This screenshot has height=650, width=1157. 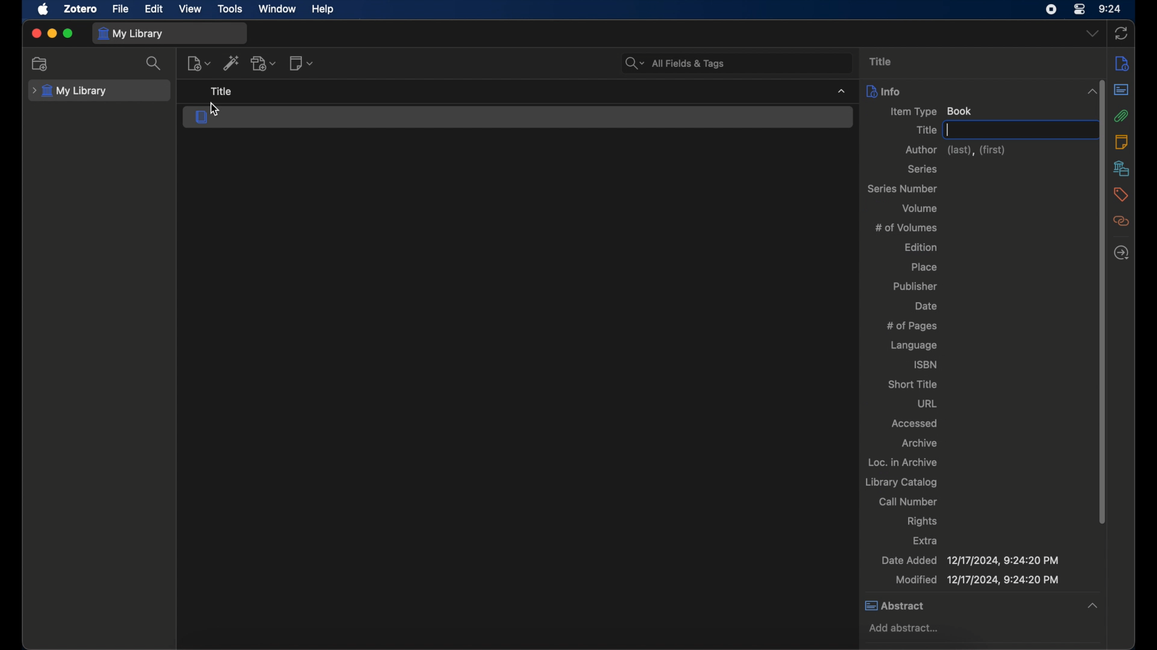 I want to click on series number, so click(x=903, y=189).